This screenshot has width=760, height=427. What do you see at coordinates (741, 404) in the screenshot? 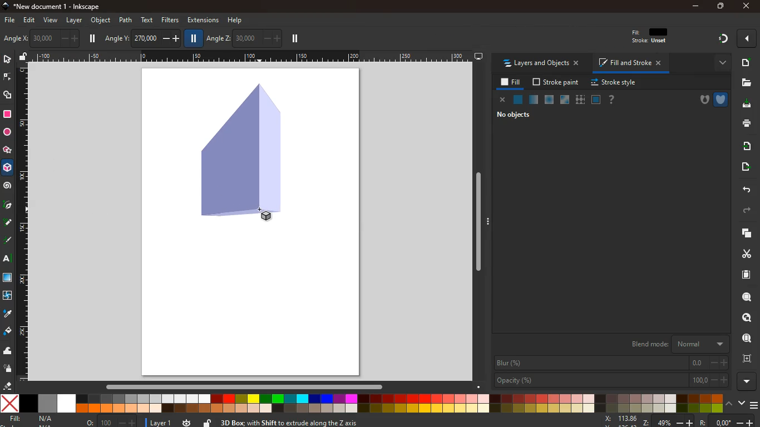
I see `down` at bounding box center [741, 404].